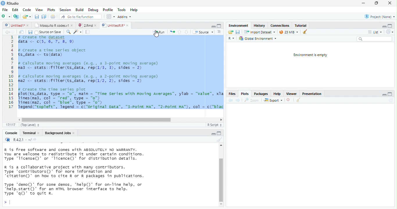  I want to click on Environment is empty., so click(310, 55).